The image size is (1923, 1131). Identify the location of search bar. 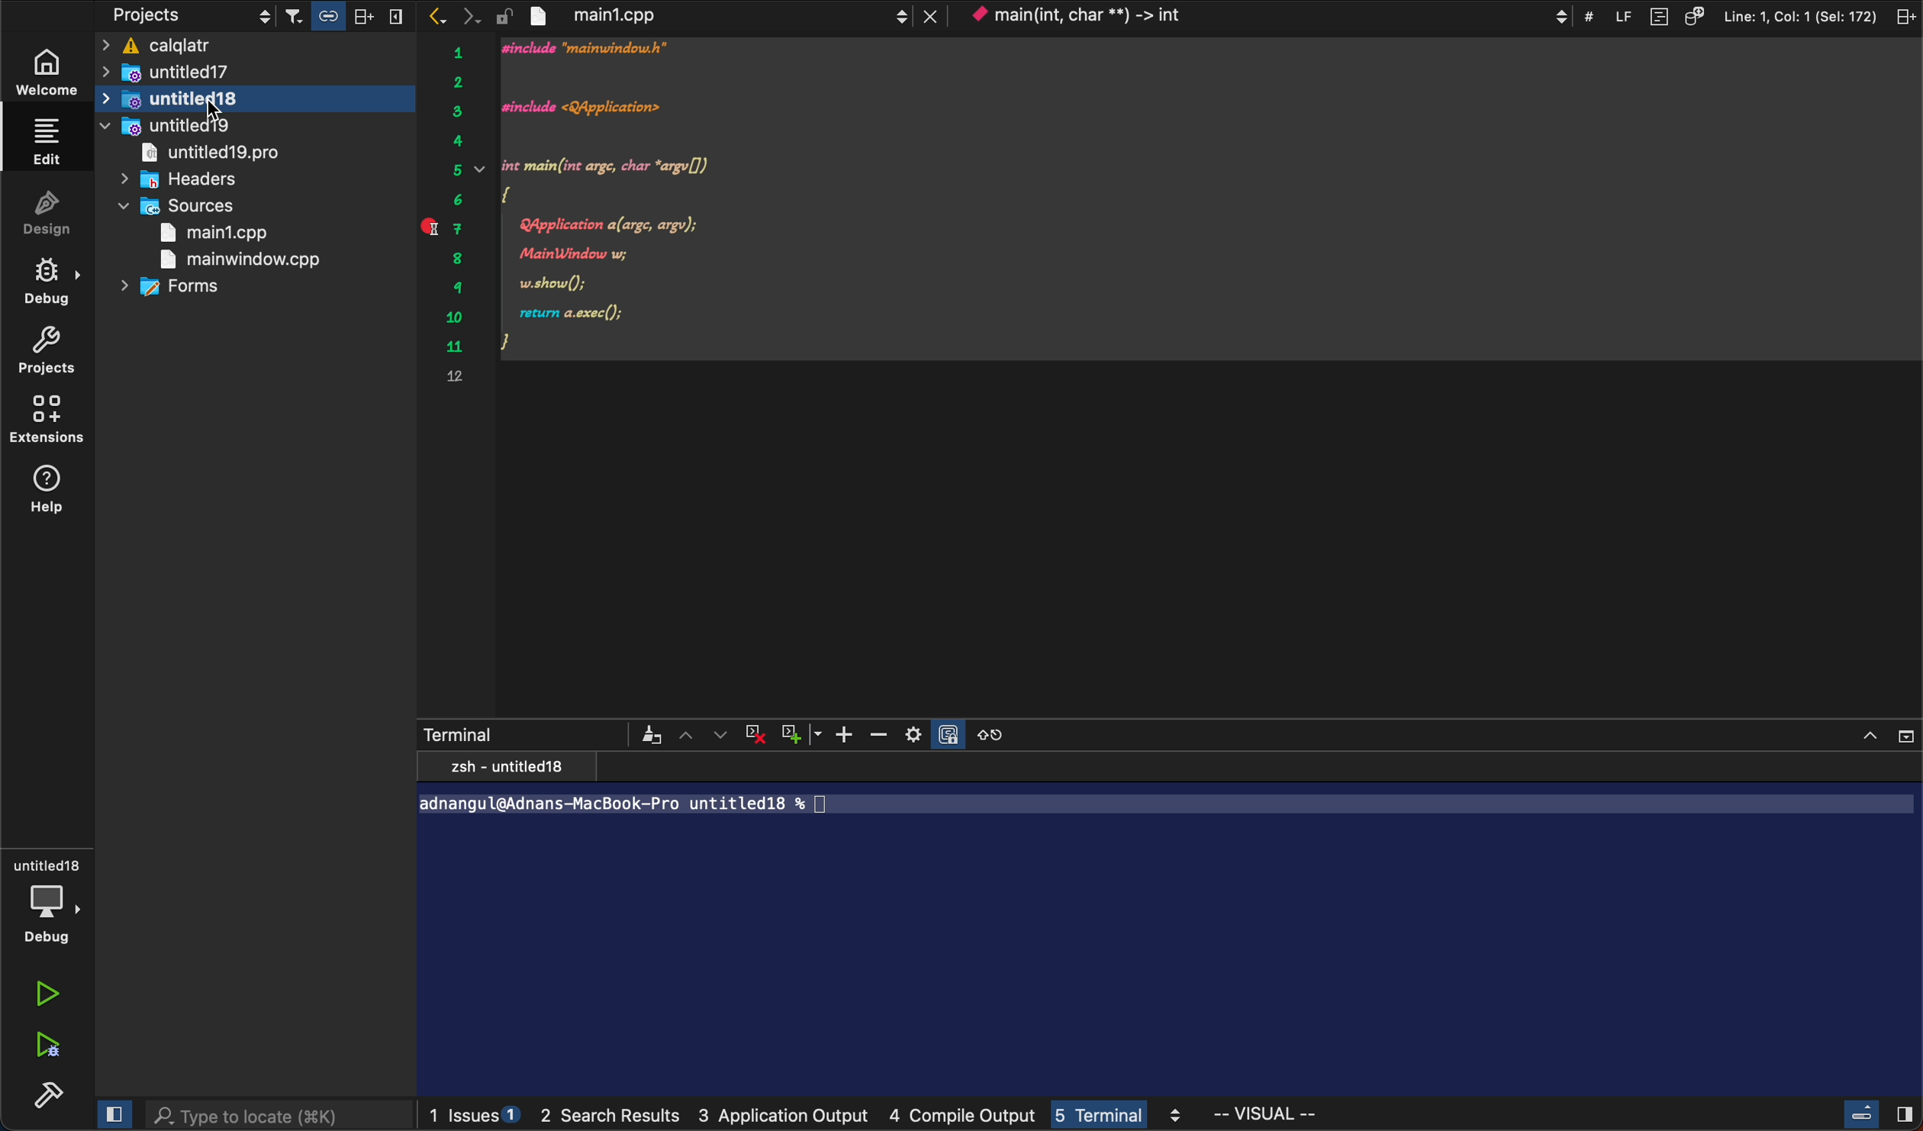
(263, 1116).